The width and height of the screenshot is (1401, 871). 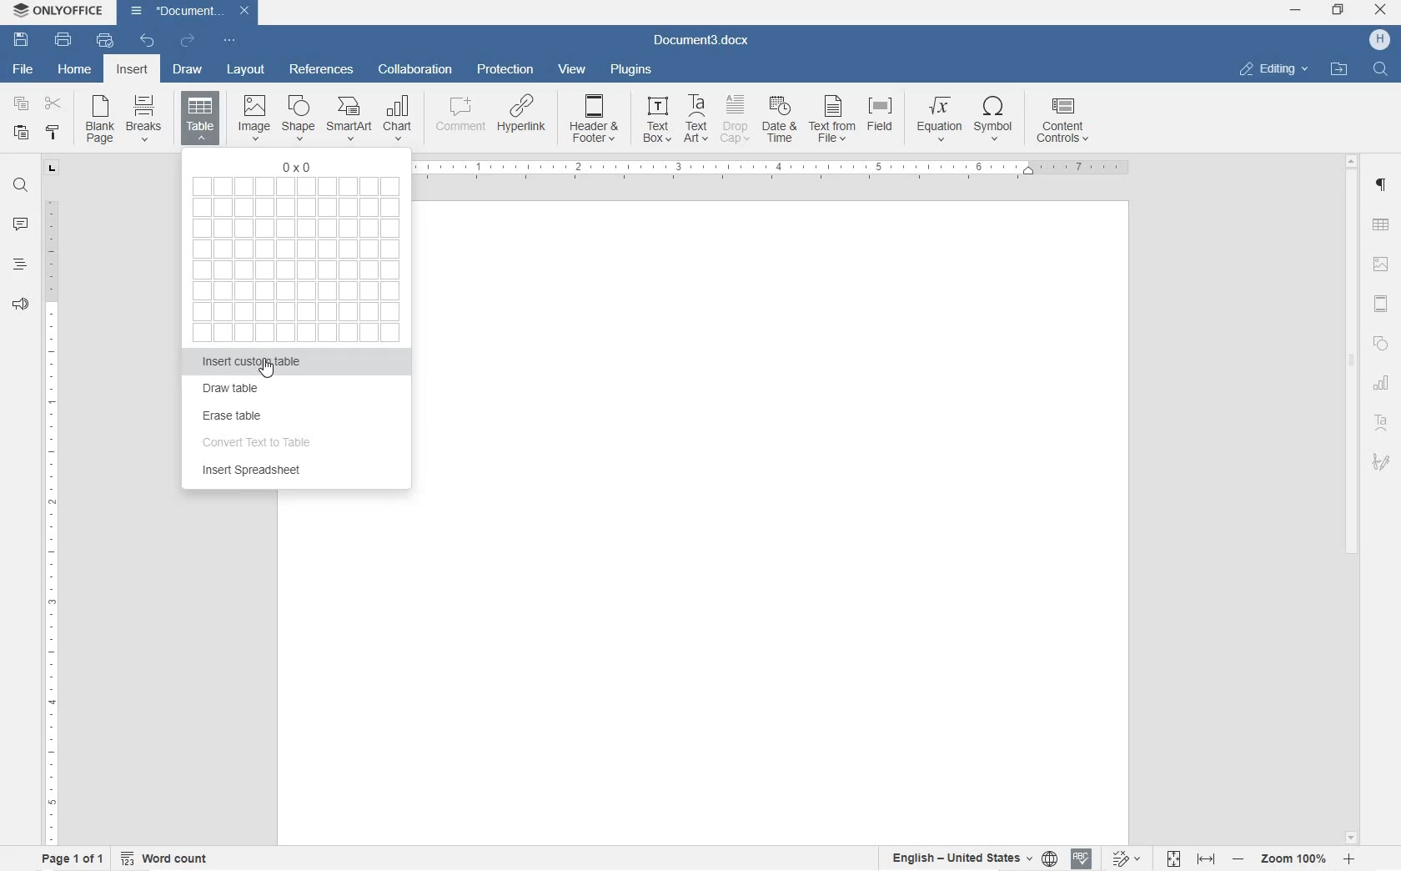 I want to click on insert spreadsheet, so click(x=263, y=471).